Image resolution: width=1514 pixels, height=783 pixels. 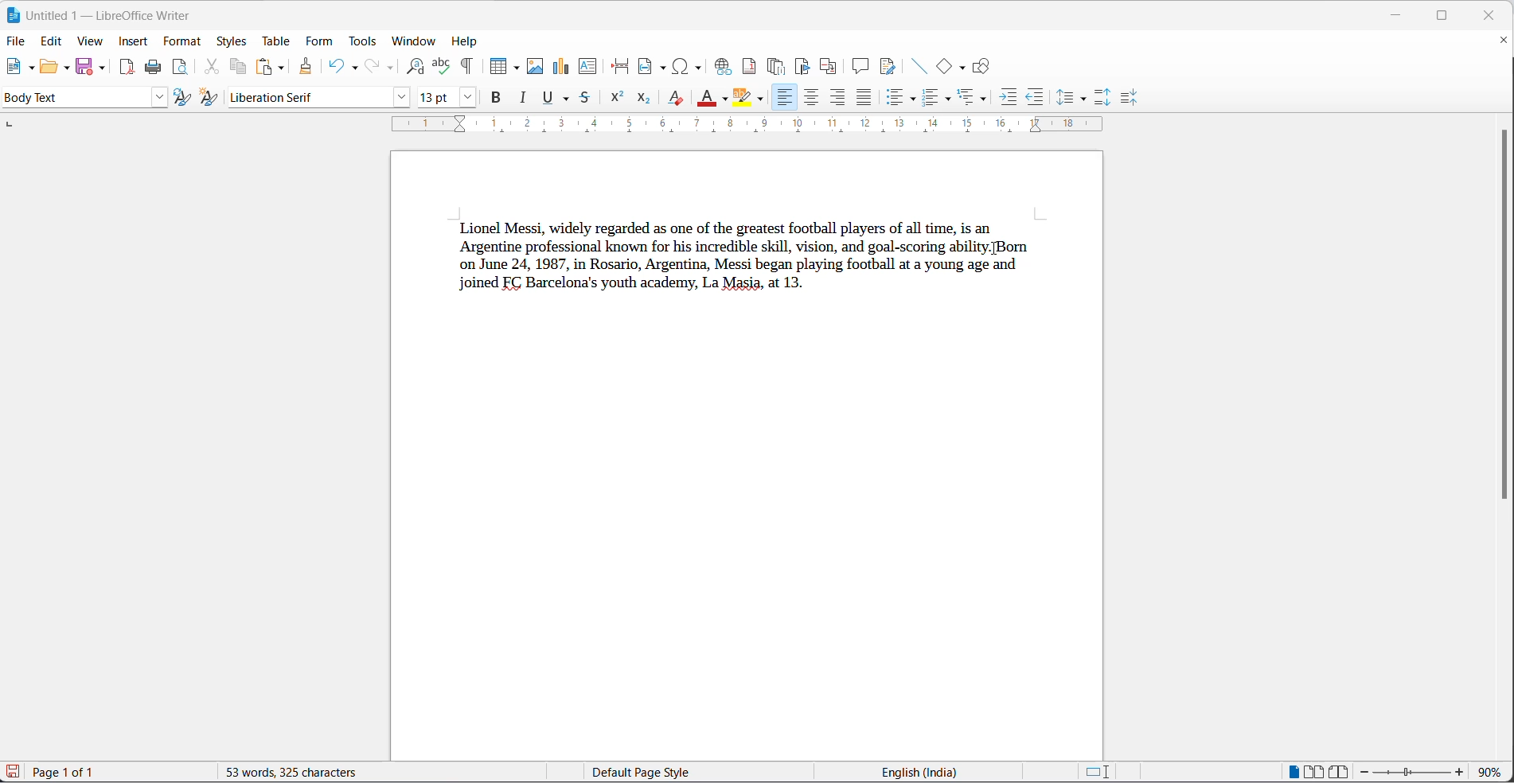 What do you see at coordinates (353, 69) in the screenshot?
I see `undo options` at bounding box center [353, 69].